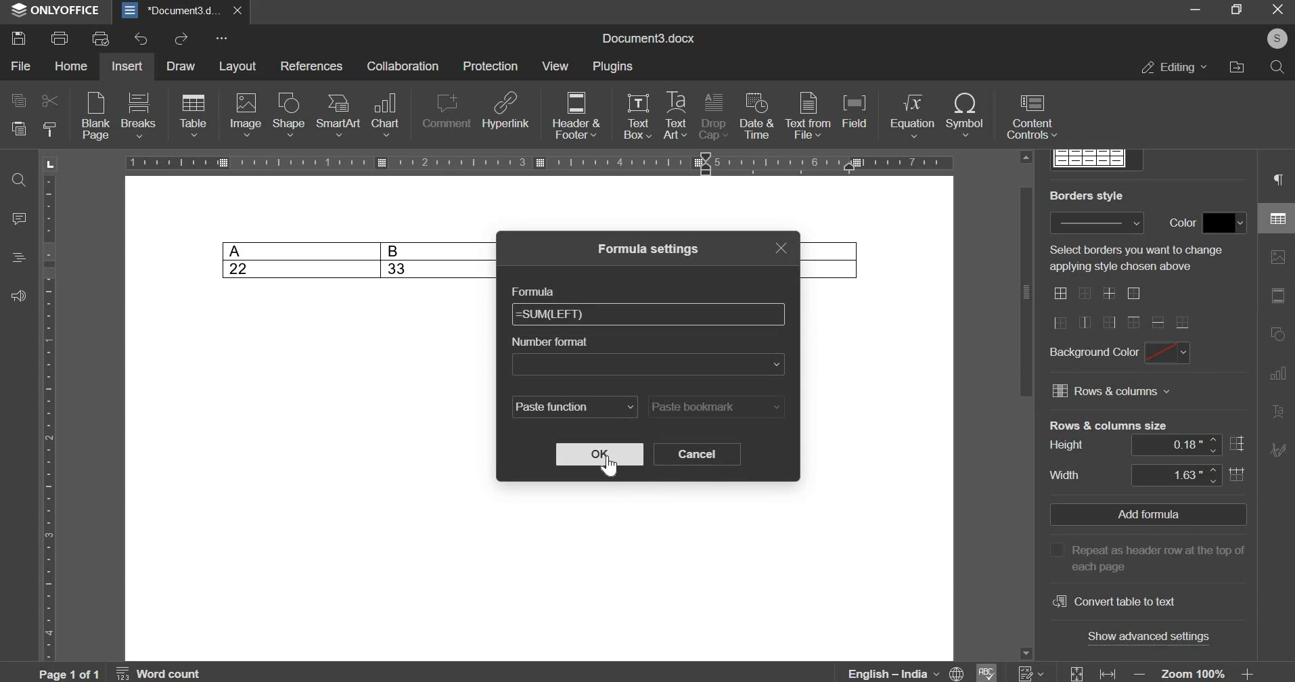  I want to click on chart settings, so click(1277, 373).